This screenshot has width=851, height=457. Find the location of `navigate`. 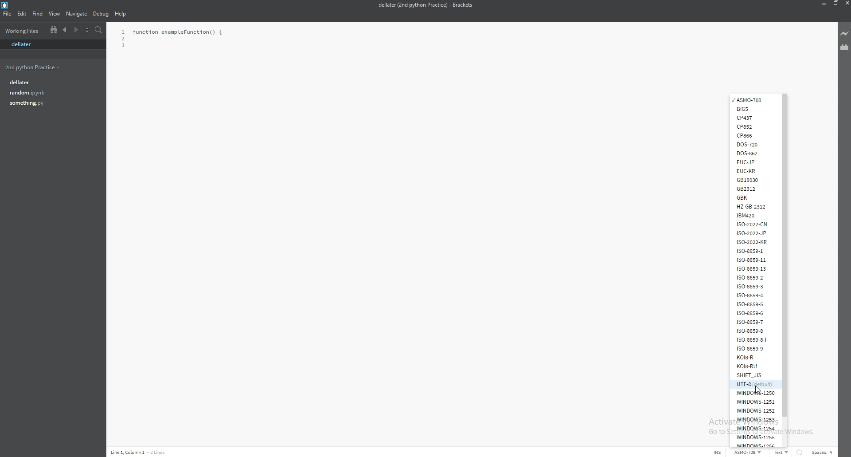

navigate is located at coordinates (77, 13).